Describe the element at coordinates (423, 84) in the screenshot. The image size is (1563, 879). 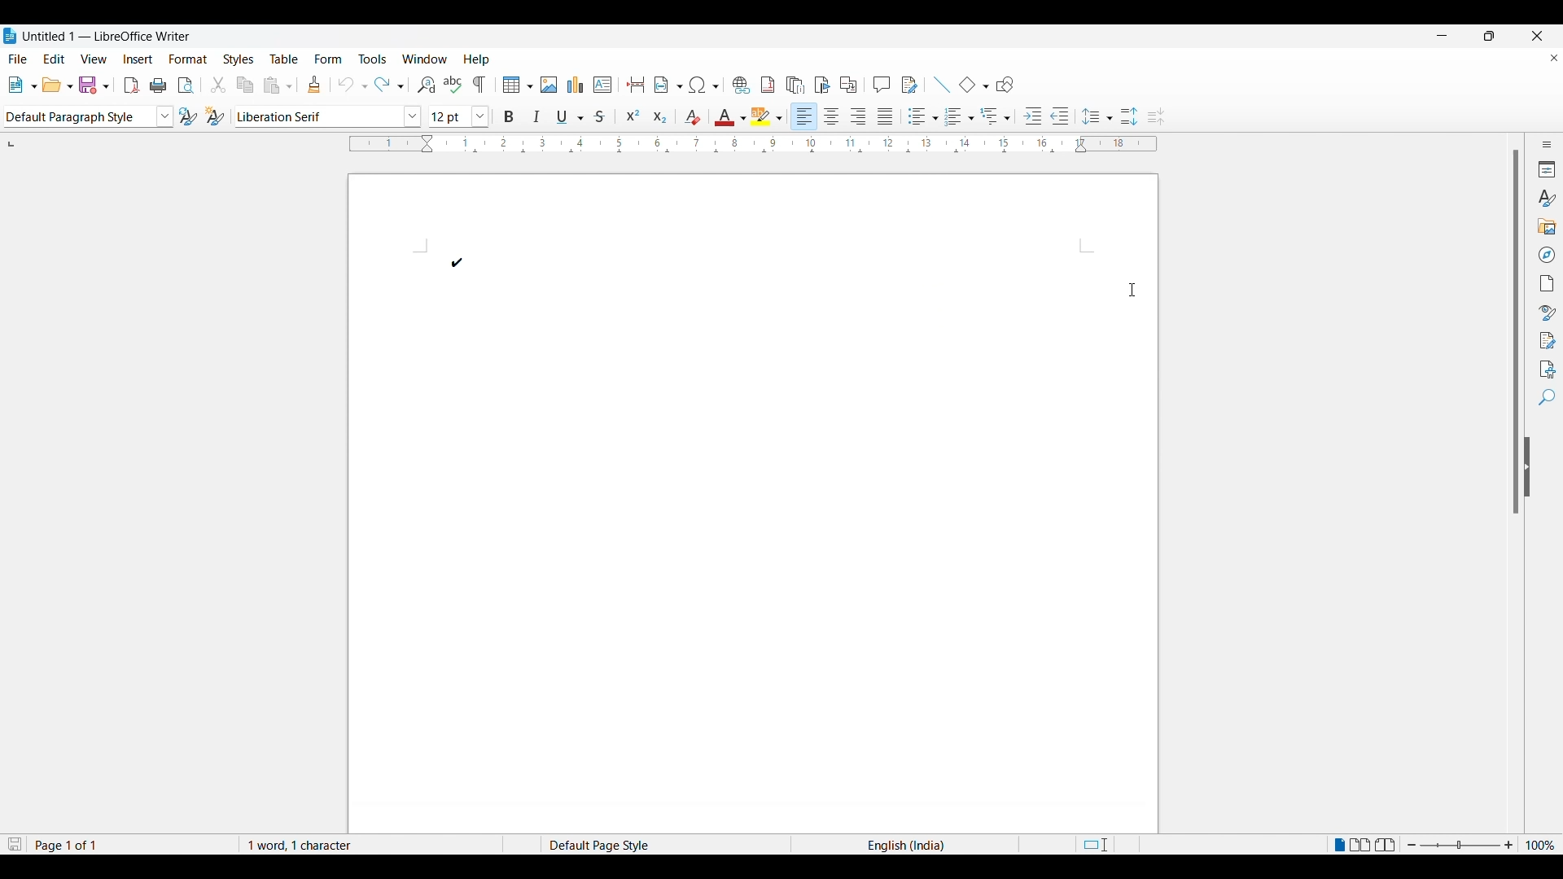
I see `find and replace` at that location.